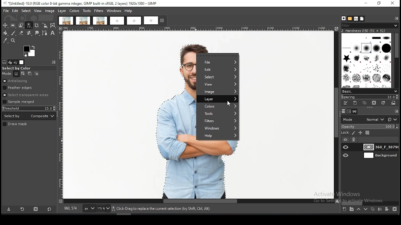  Describe the element at coordinates (396, 210) in the screenshot. I see `delete layer` at that location.